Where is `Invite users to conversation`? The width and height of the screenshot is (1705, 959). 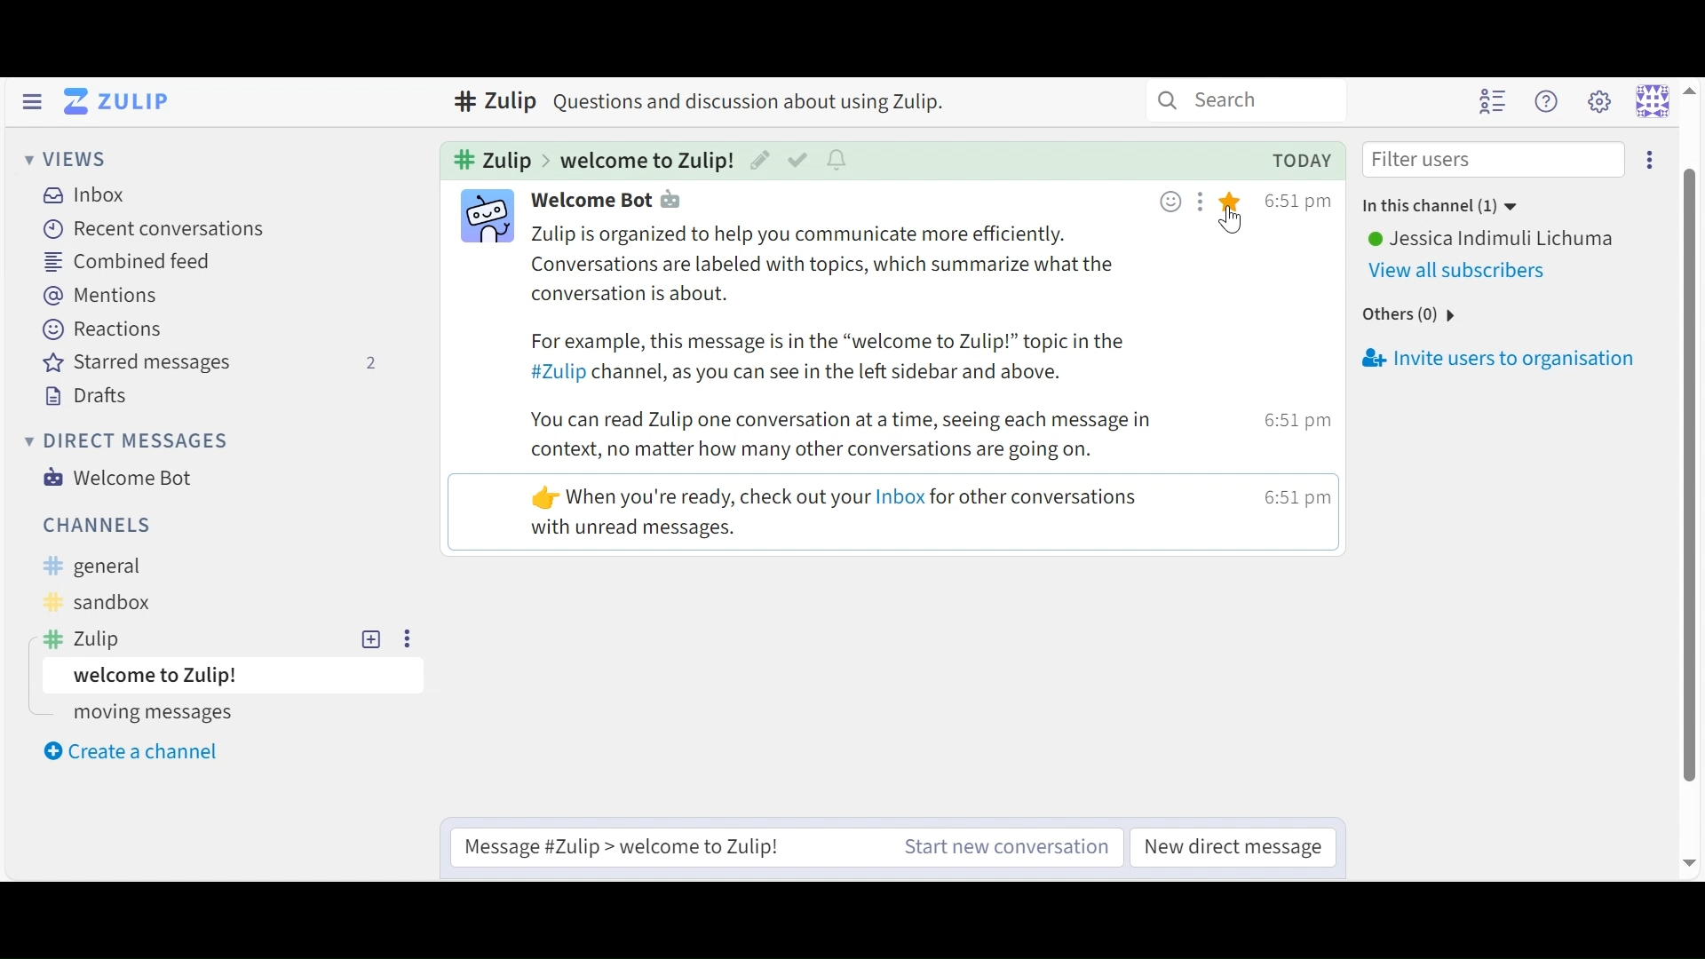
Invite users to conversation is located at coordinates (1649, 159).